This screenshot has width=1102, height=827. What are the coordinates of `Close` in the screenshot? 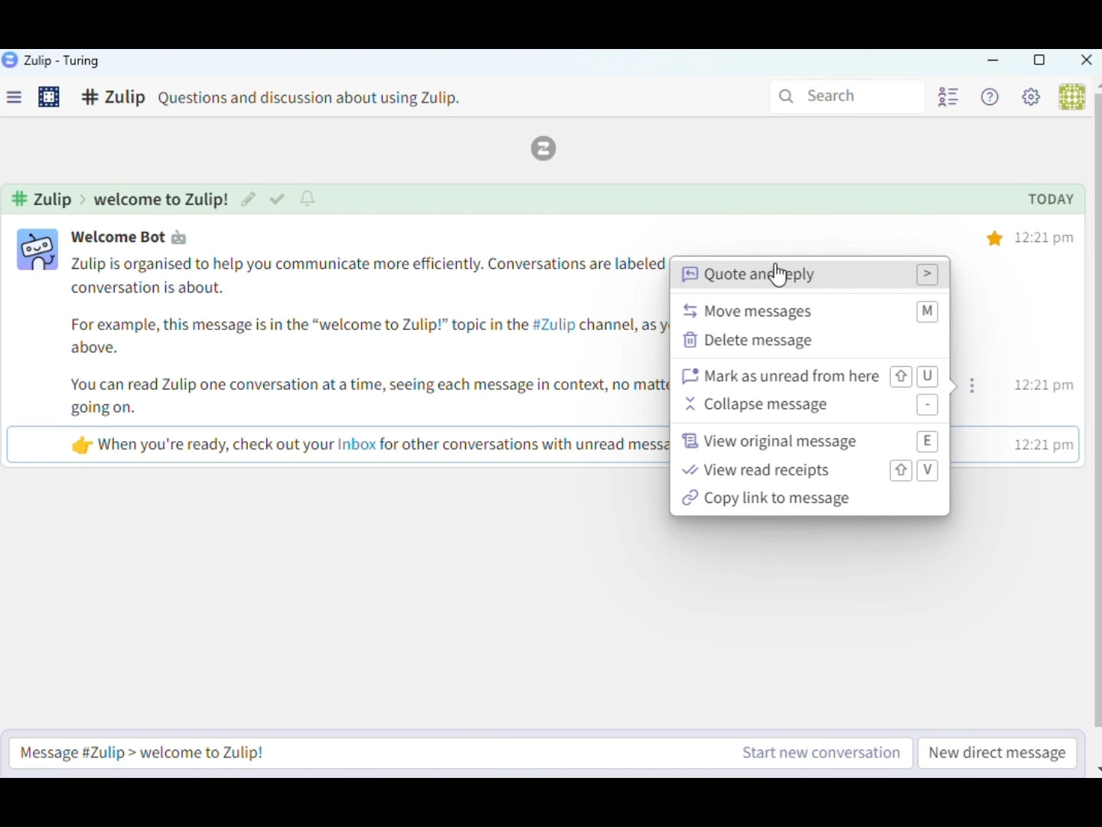 It's located at (1085, 61).